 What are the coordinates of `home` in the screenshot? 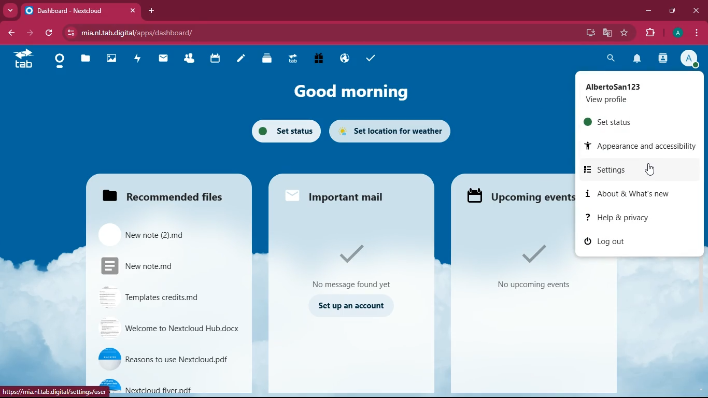 It's located at (23, 60).